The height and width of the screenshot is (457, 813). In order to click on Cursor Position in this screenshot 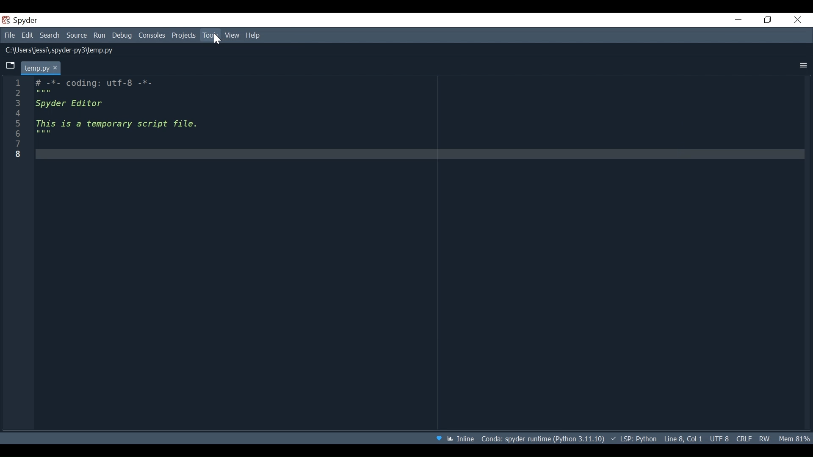, I will do `click(683, 439)`.